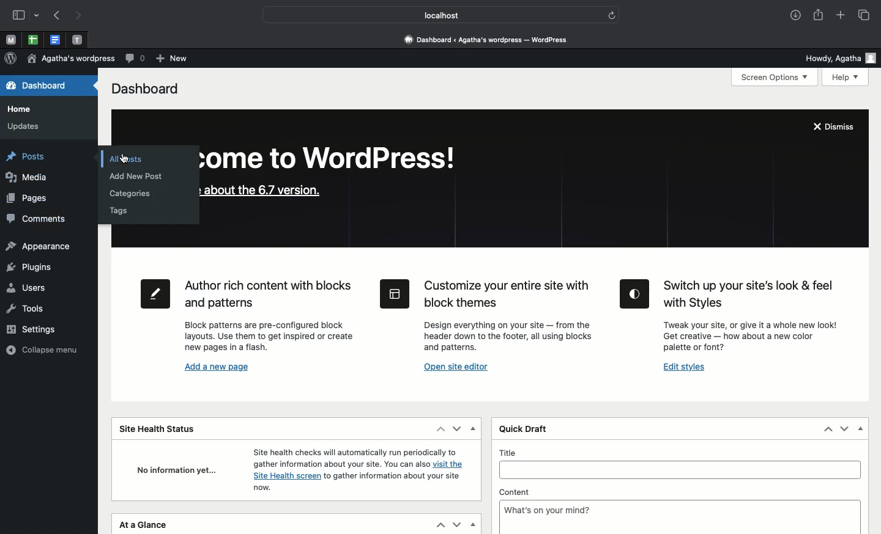 The height and width of the screenshot is (534, 881). What do you see at coordinates (840, 16) in the screenshot?
I see `Add new tab` at bounding box center [840, 16].